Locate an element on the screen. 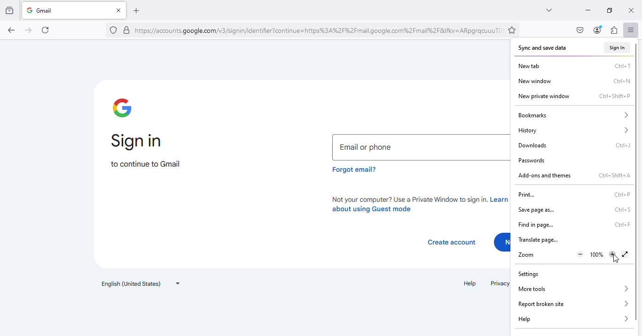  shortcut for new tab is located at coordinates (622, 65).